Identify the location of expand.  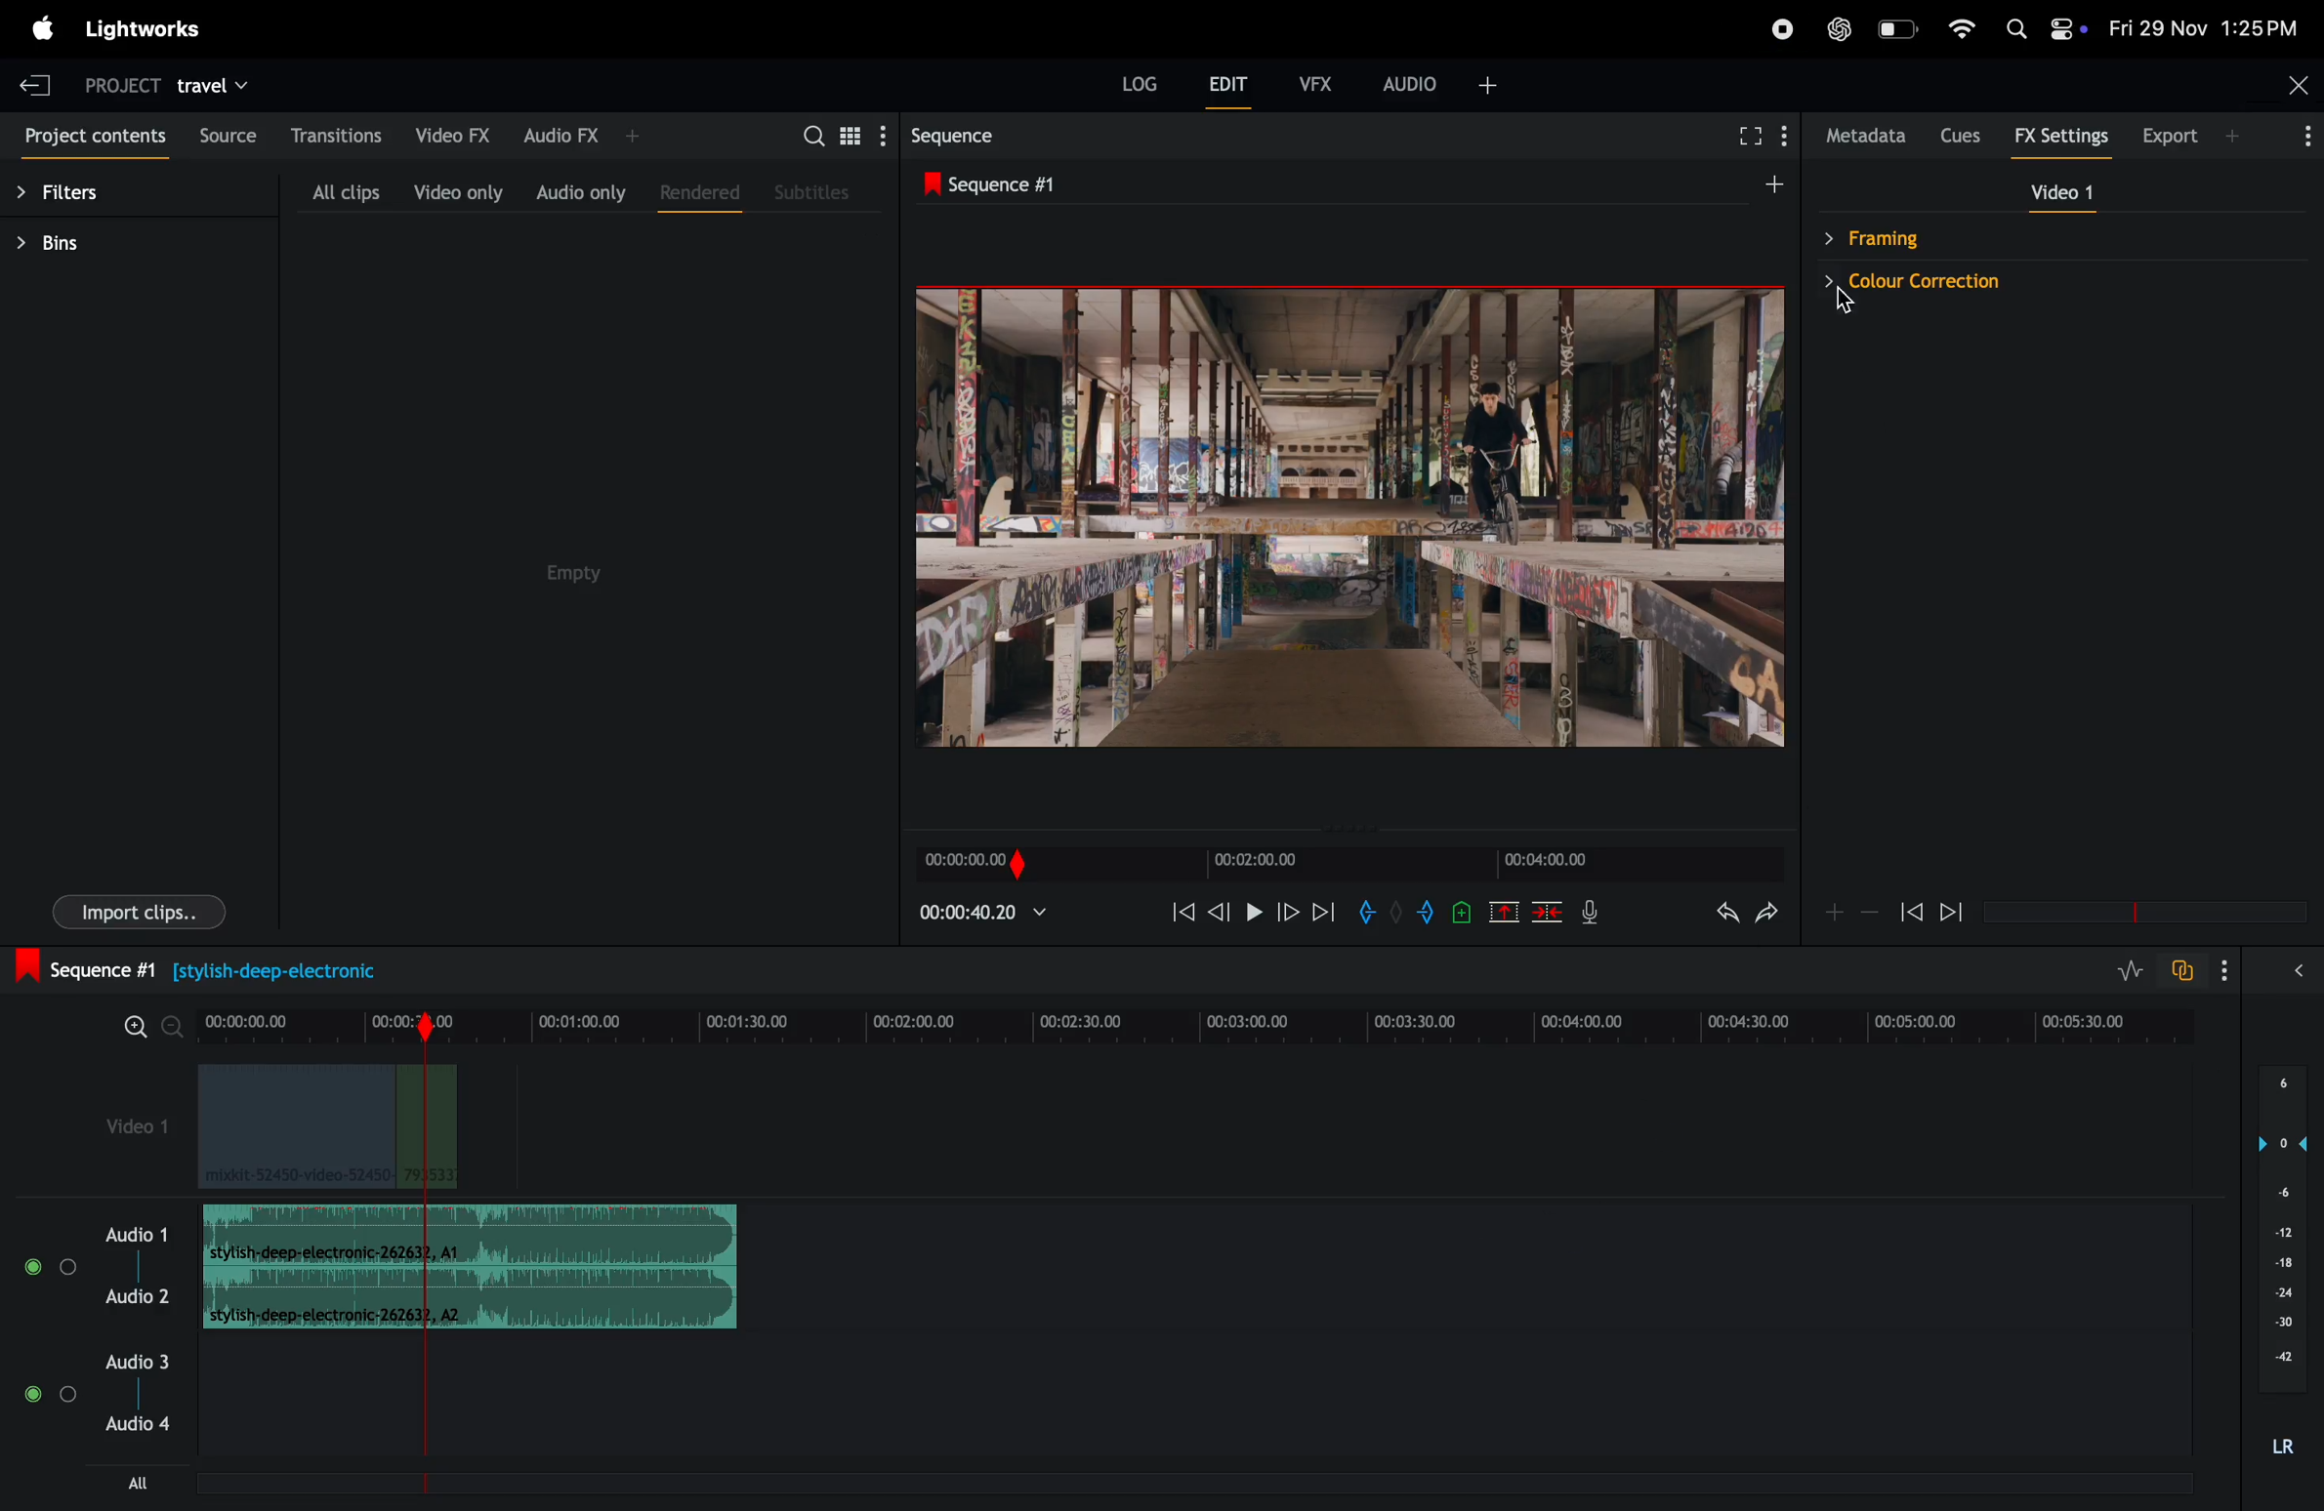
(2297, 970).